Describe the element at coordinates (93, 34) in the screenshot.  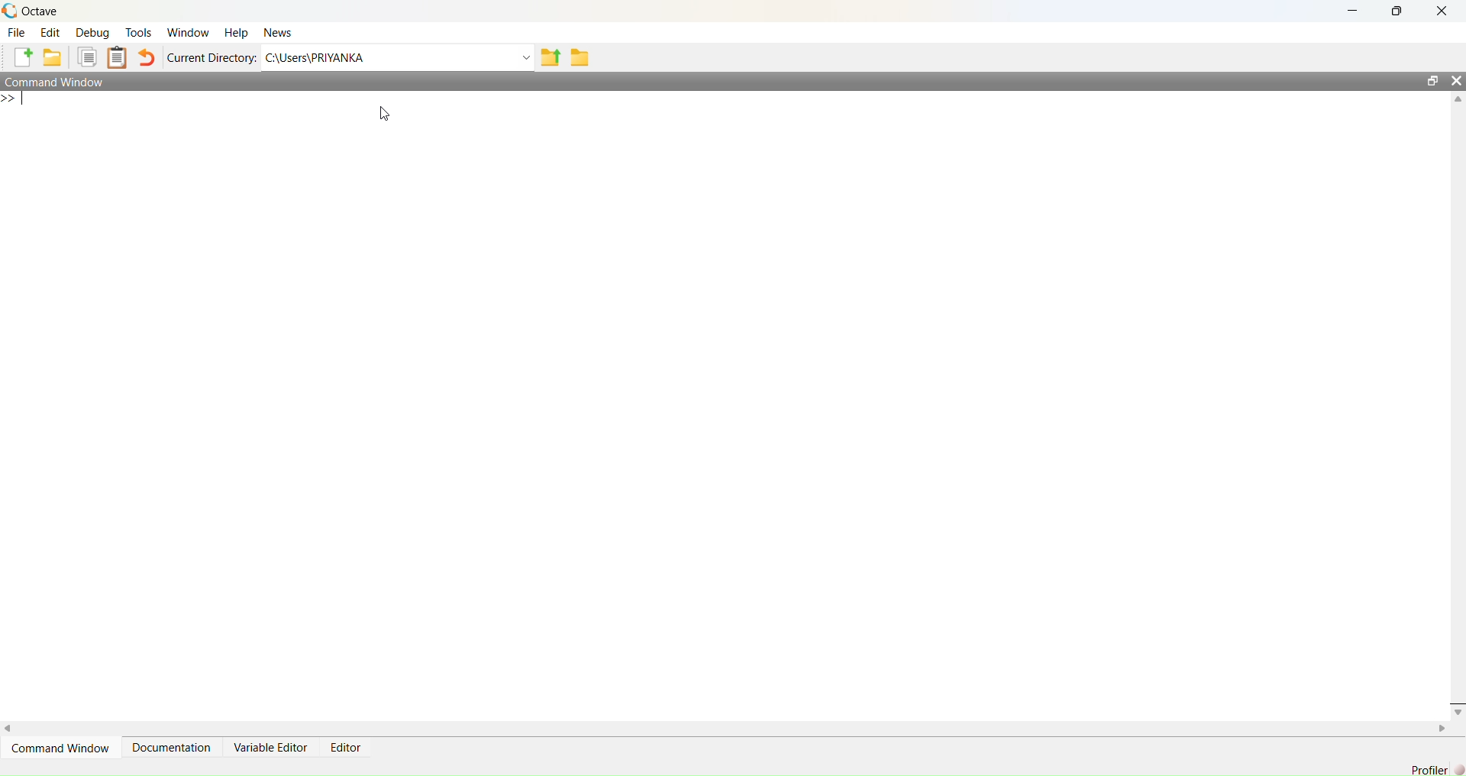
I see `Debug` at that location.